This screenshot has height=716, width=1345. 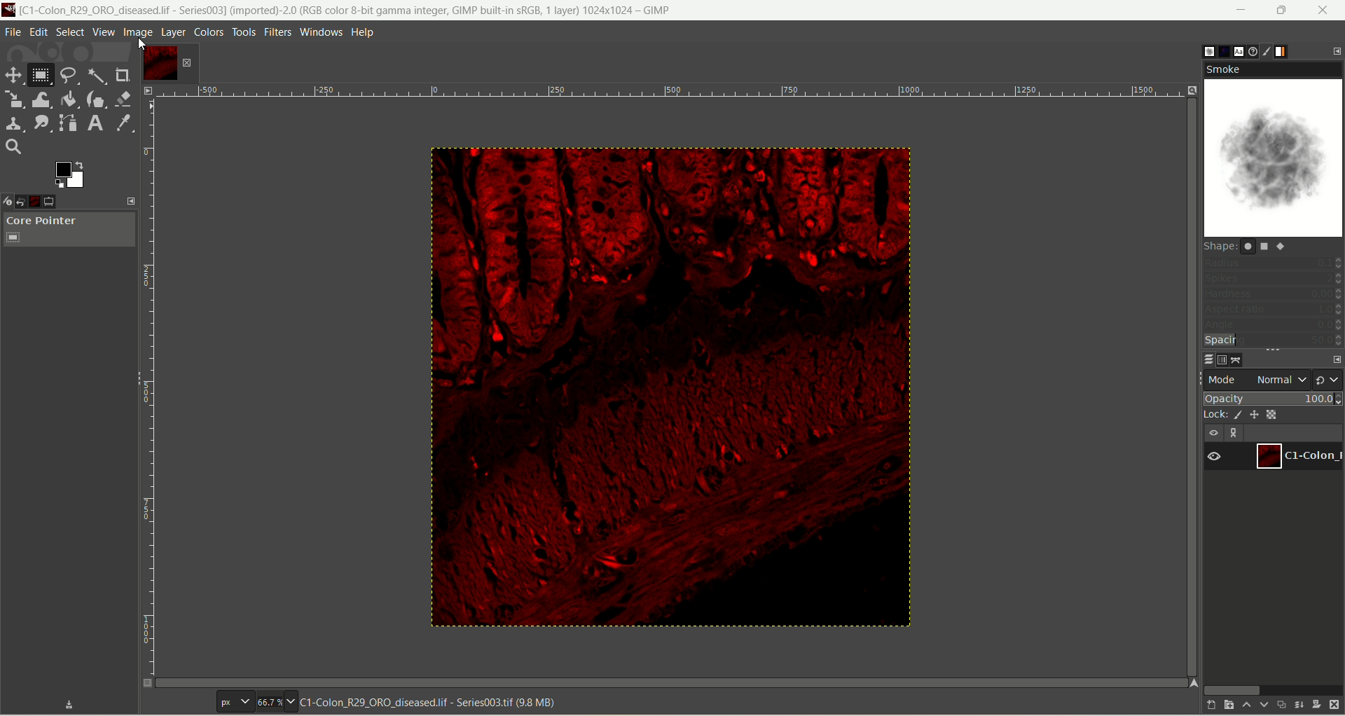 What do you see at coordinates (1274, 325) in the screenshot?
I see `angle` at bounding box center [1274, 325].